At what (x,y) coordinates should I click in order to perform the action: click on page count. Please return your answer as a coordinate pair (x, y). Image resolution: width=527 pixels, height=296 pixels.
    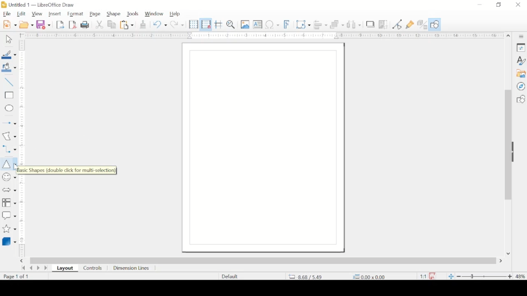
    Looking at the image, I should click on (16, 277).